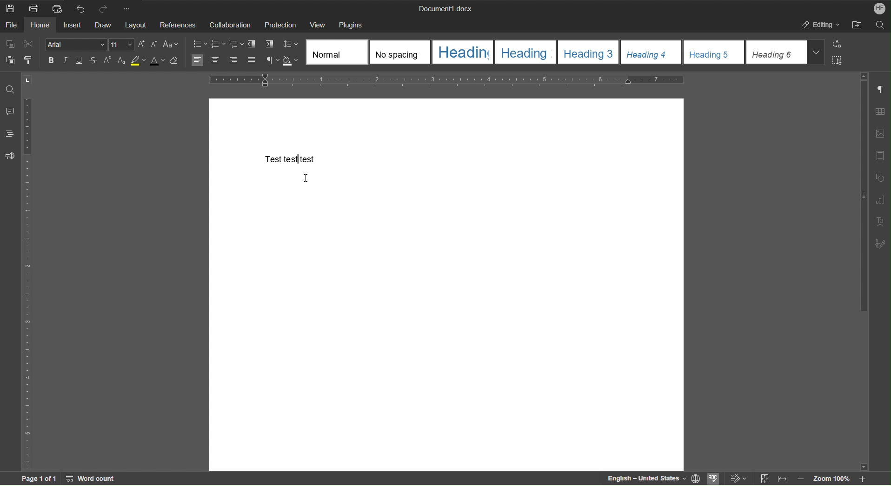  What do you see at coordinates (79, 7) in the screenshot?
I see `Undo` at bounding box center [79, 7].